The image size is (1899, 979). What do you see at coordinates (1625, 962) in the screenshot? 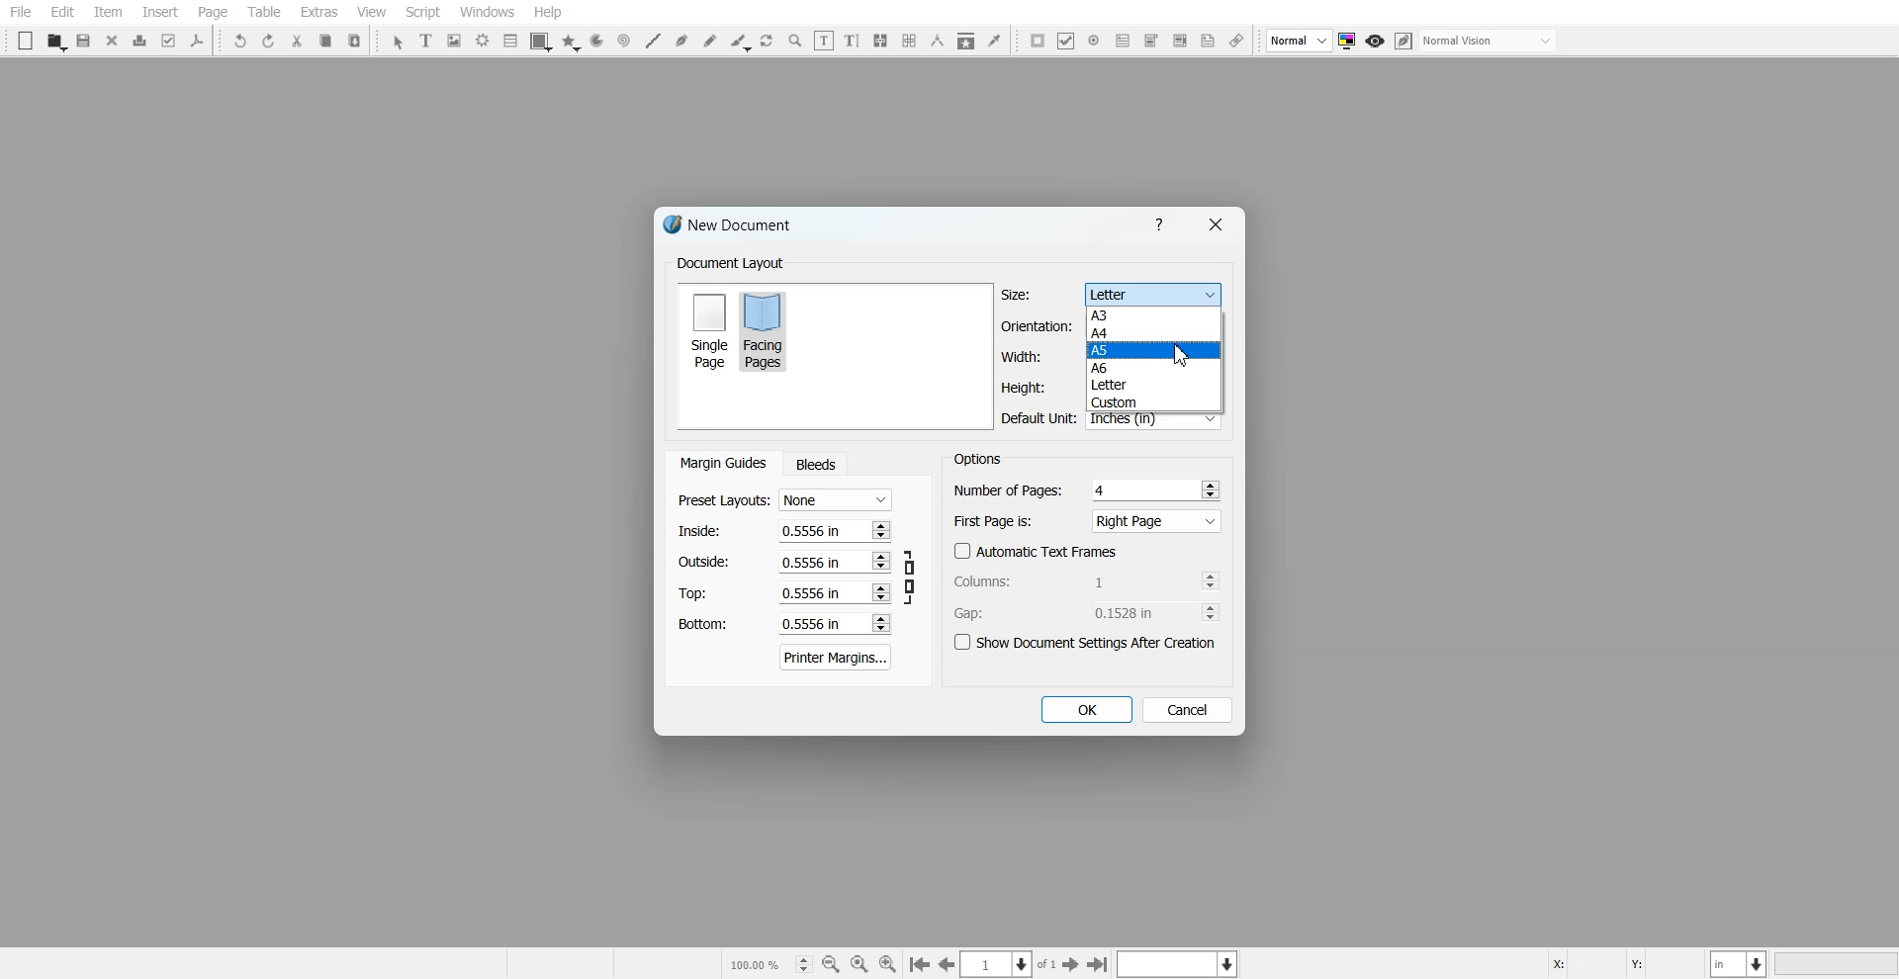
I see `X, Y Co-ordinate` at bounding box center [1625, 962].